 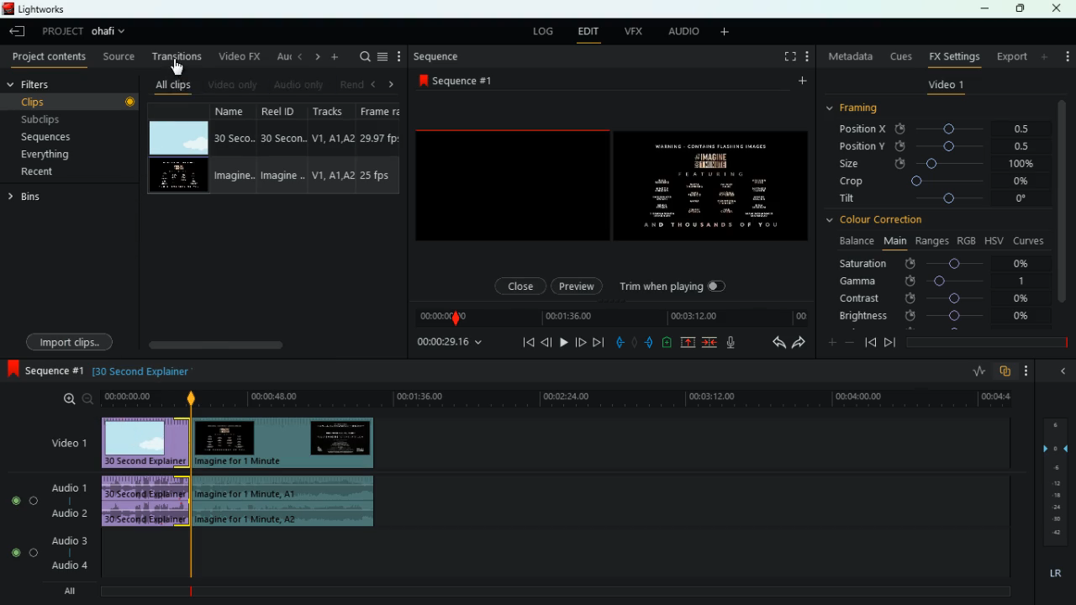 What do you see at coordinates (790, 58) in the screenshot?
I see `full screen` at bounding box center [790, 58].